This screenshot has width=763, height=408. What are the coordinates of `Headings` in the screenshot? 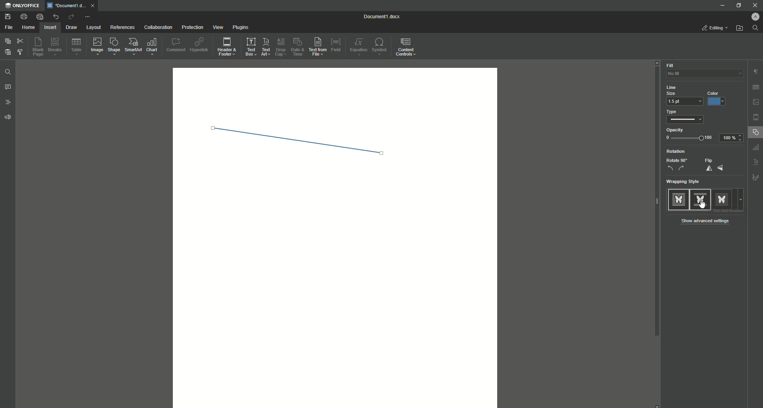 It's located at (9, 103).